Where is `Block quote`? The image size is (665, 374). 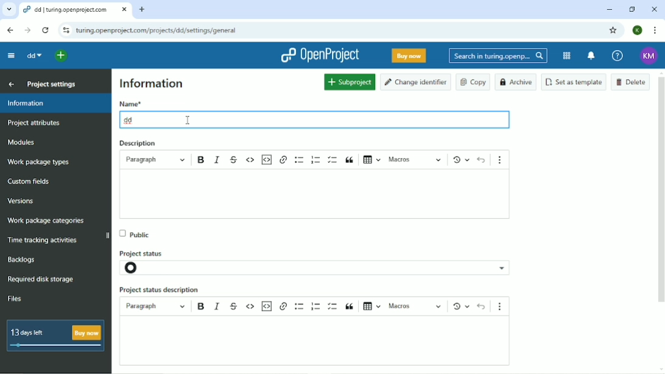 Block quote is located at coordinates (350, 160).